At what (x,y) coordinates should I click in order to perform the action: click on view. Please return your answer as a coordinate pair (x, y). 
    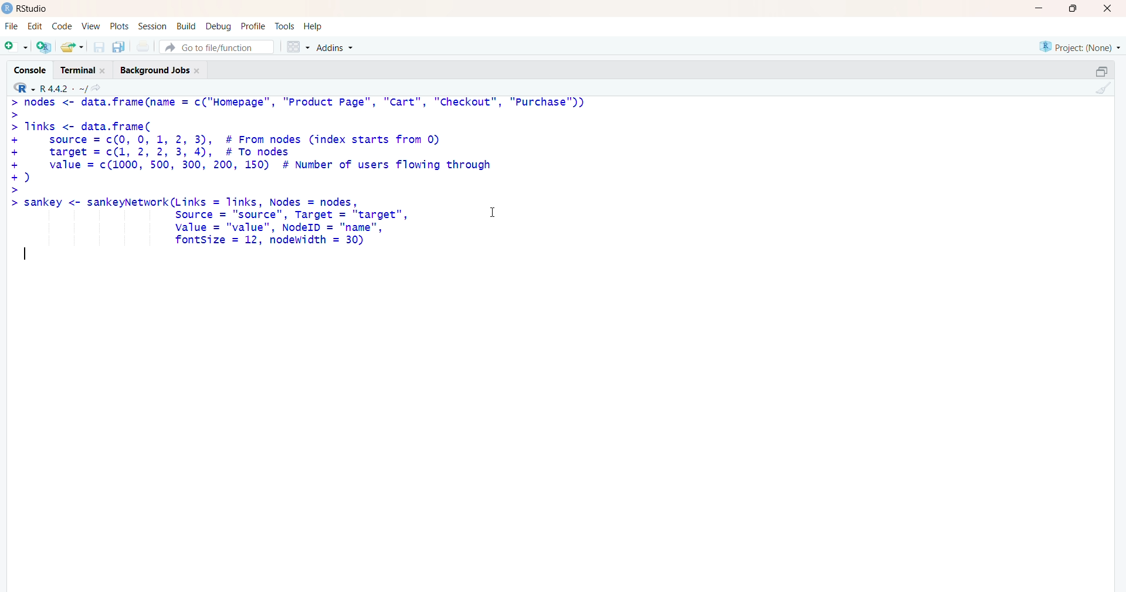
    Looking at the image, I should click on (89, 26).